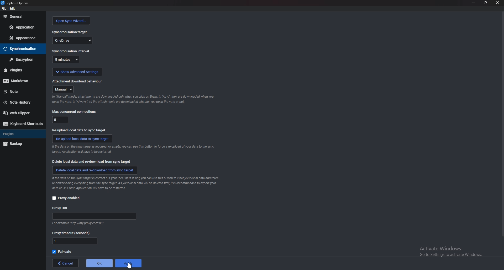  What do you see at coordinates (20, 91) in the screenshot?
I see `note` at bounding box center [20, 91].